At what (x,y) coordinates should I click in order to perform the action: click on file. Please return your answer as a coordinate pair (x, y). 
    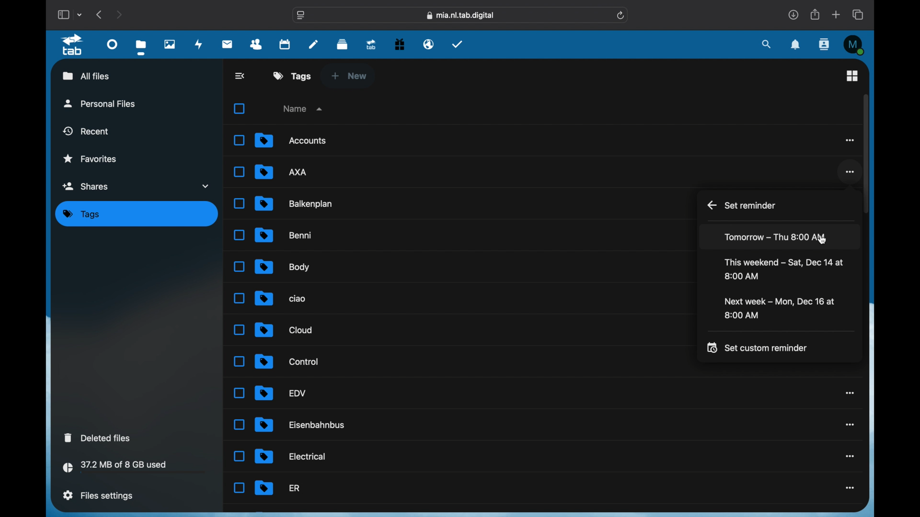
    Looking at the image, I should click on (291, 457).